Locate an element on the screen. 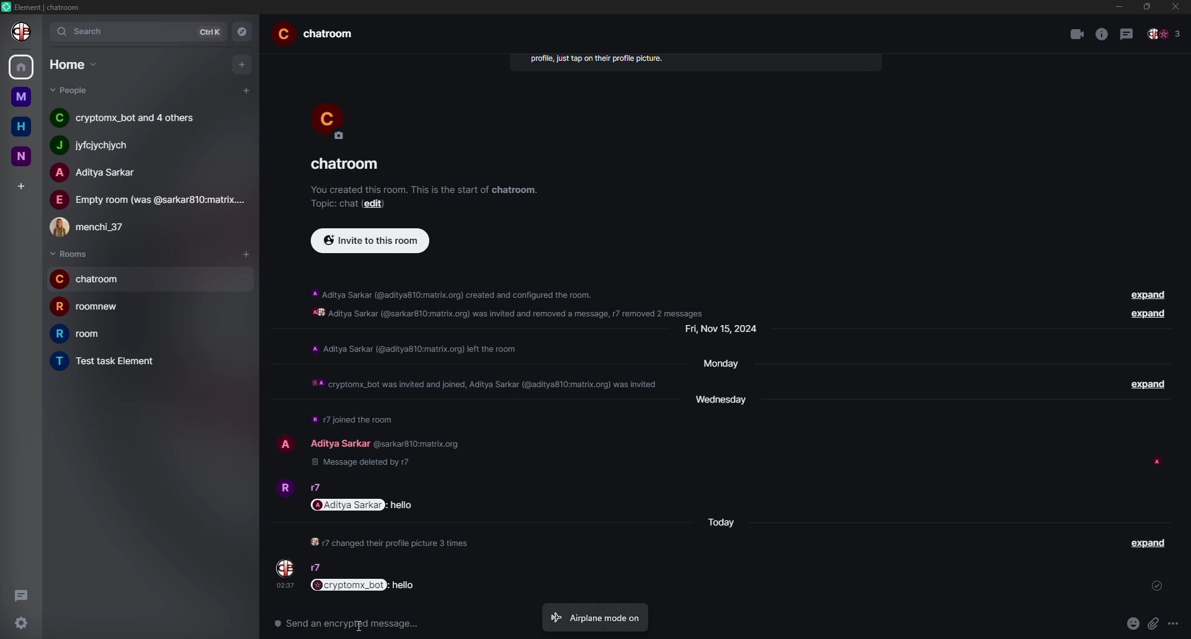 This screenshot has width=1191, height=639. info is located at coordinates (413, 348).